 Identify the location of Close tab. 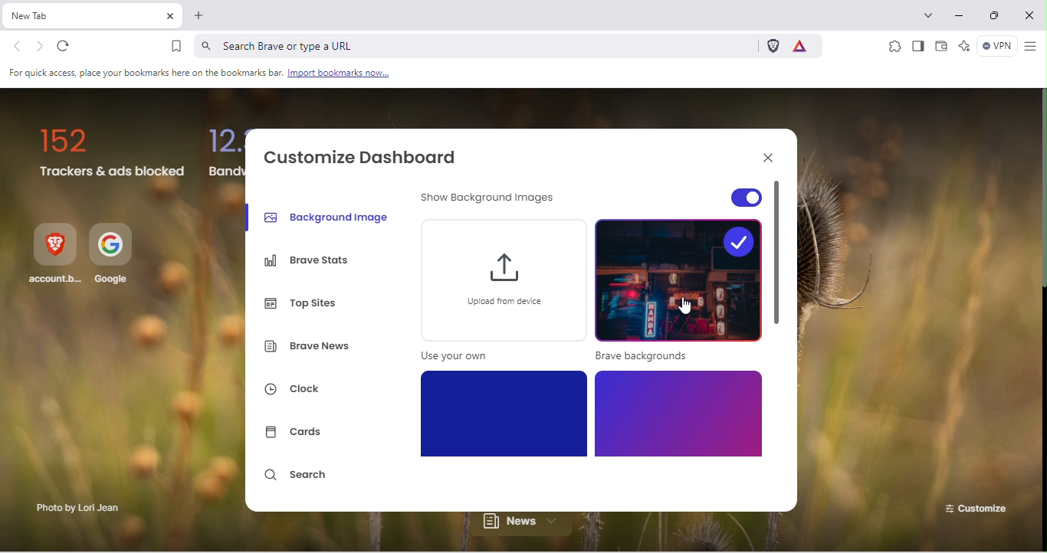
(169, 17).